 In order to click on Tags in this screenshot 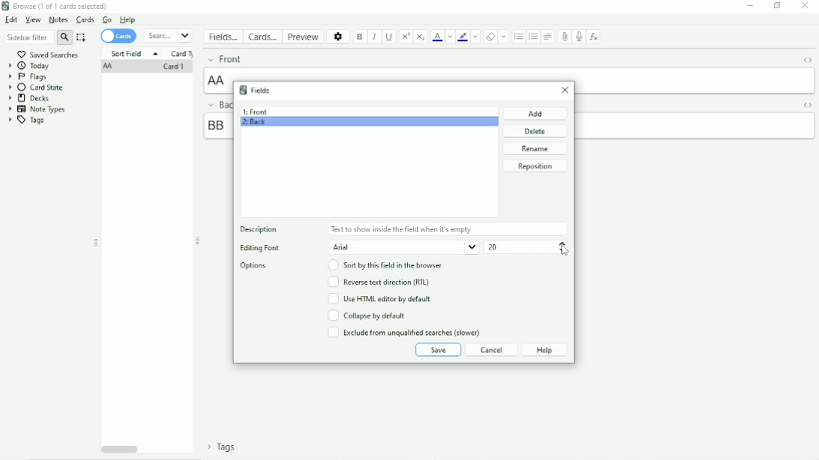, I will do `click(222, 447)`.